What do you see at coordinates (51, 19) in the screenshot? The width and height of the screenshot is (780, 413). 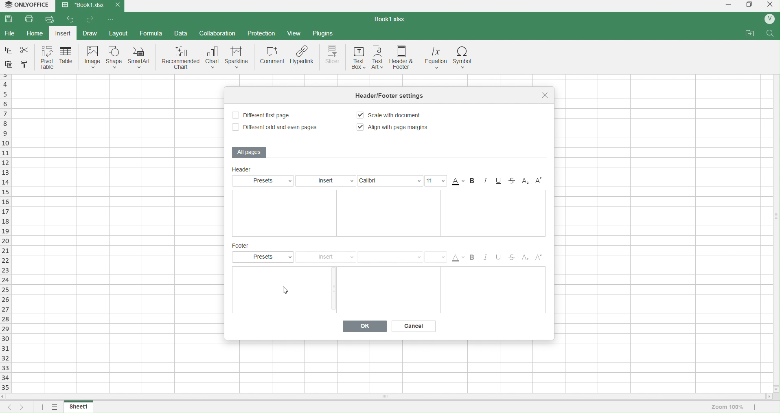 I see `quick print` at bounding box center [51, 19].